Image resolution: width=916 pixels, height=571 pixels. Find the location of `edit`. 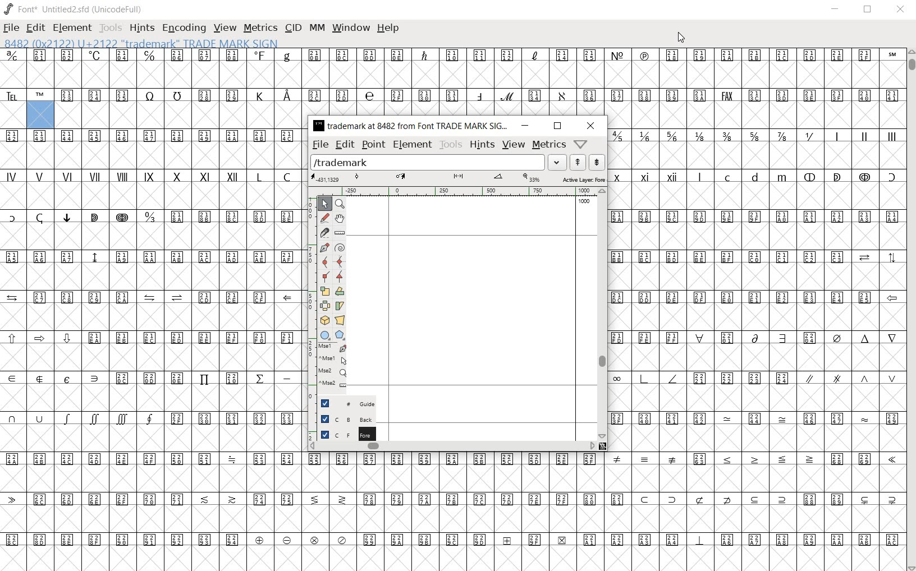

edit is located at coordinates (345, 145).